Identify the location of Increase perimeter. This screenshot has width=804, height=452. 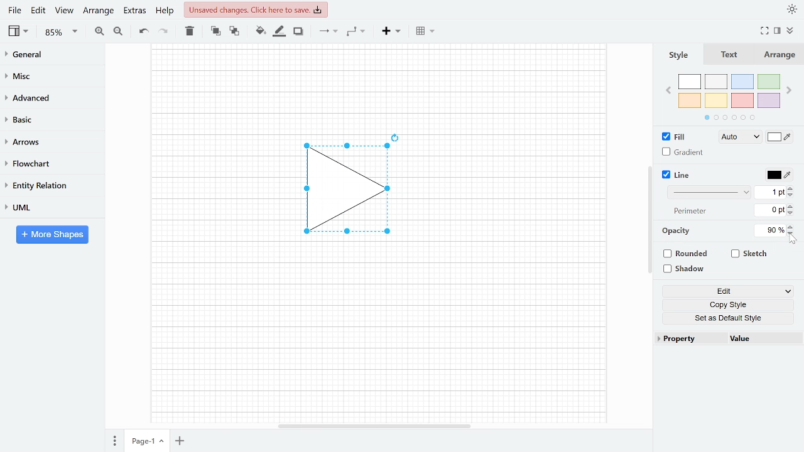
(792, 207).